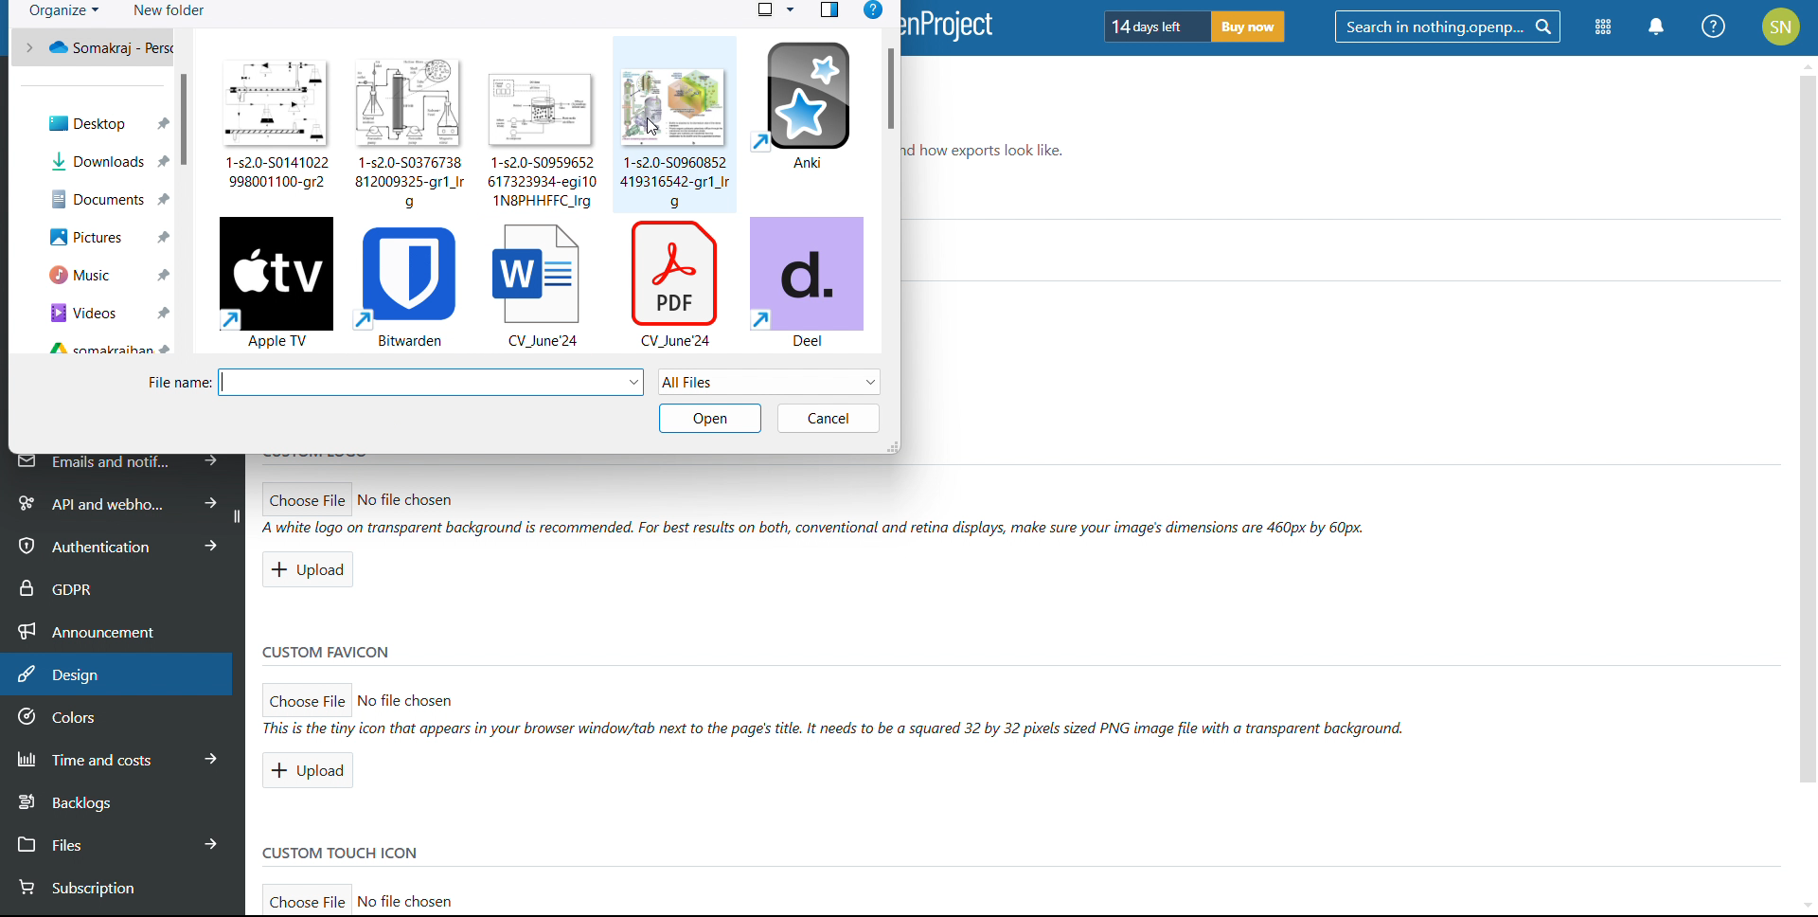 The image size is (1818, 917). What do you see at coordinates (1447, 27) in the screenshot?
I see `search` at bounding box center [1447, 27].